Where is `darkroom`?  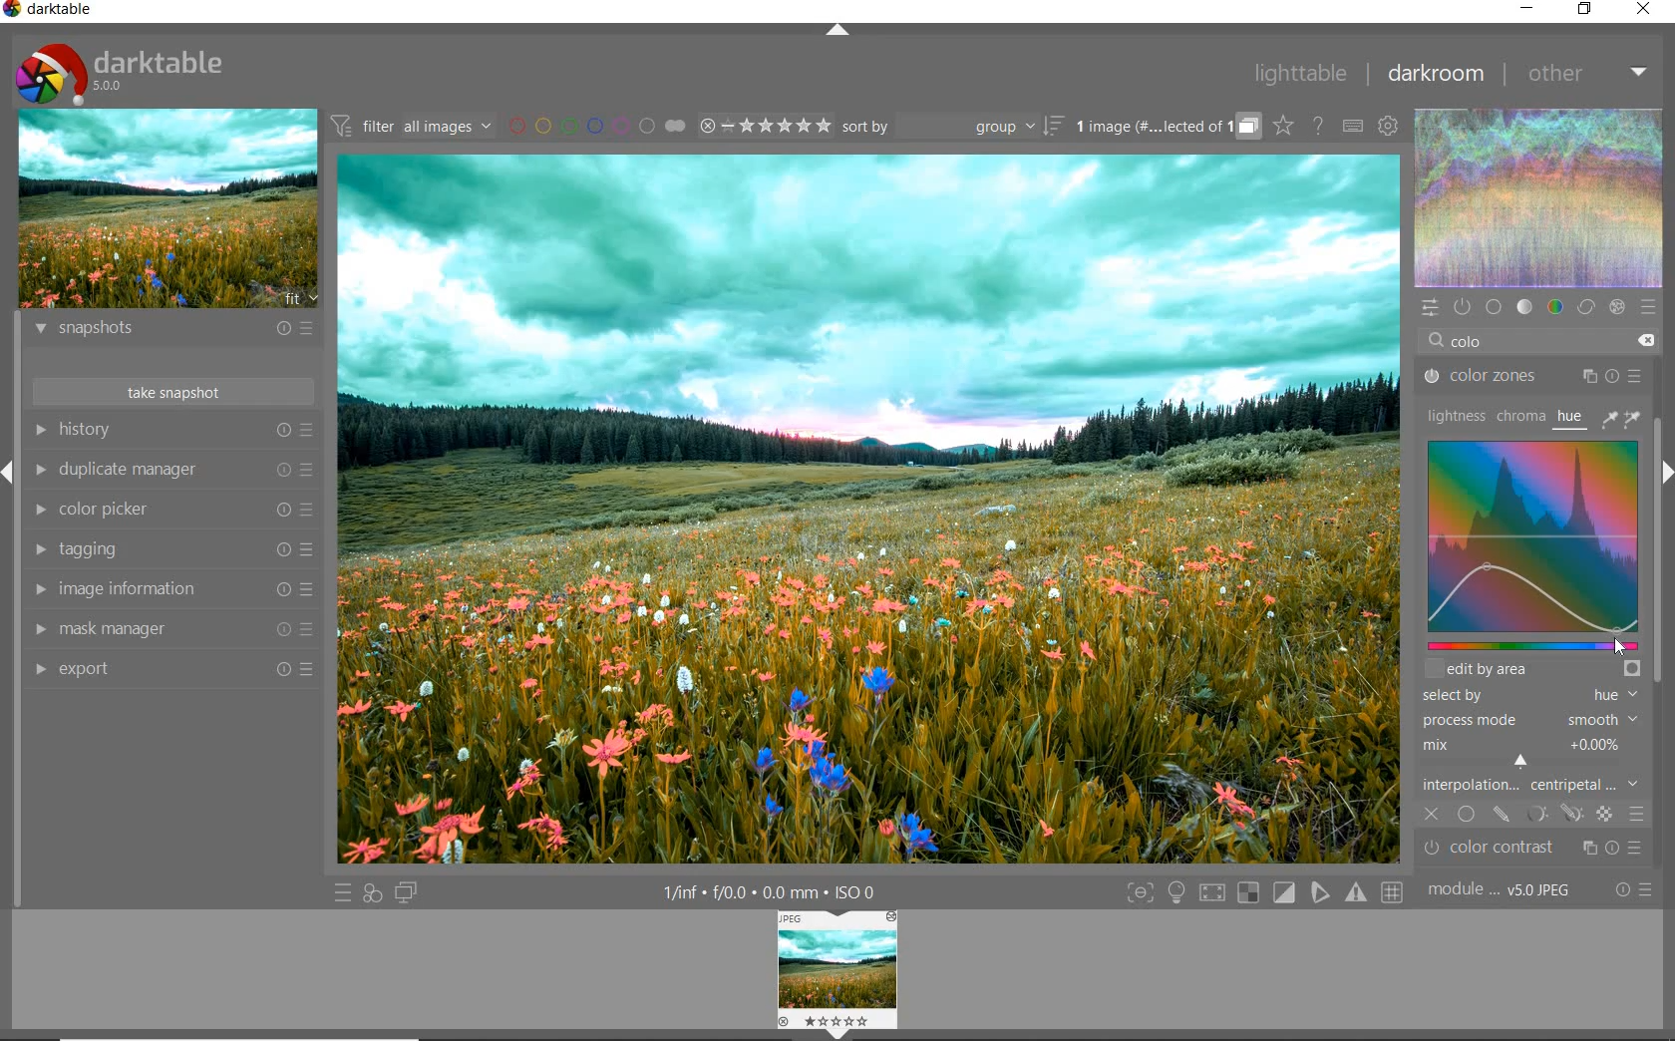 darkroom is located at coordinates (1438, 75).